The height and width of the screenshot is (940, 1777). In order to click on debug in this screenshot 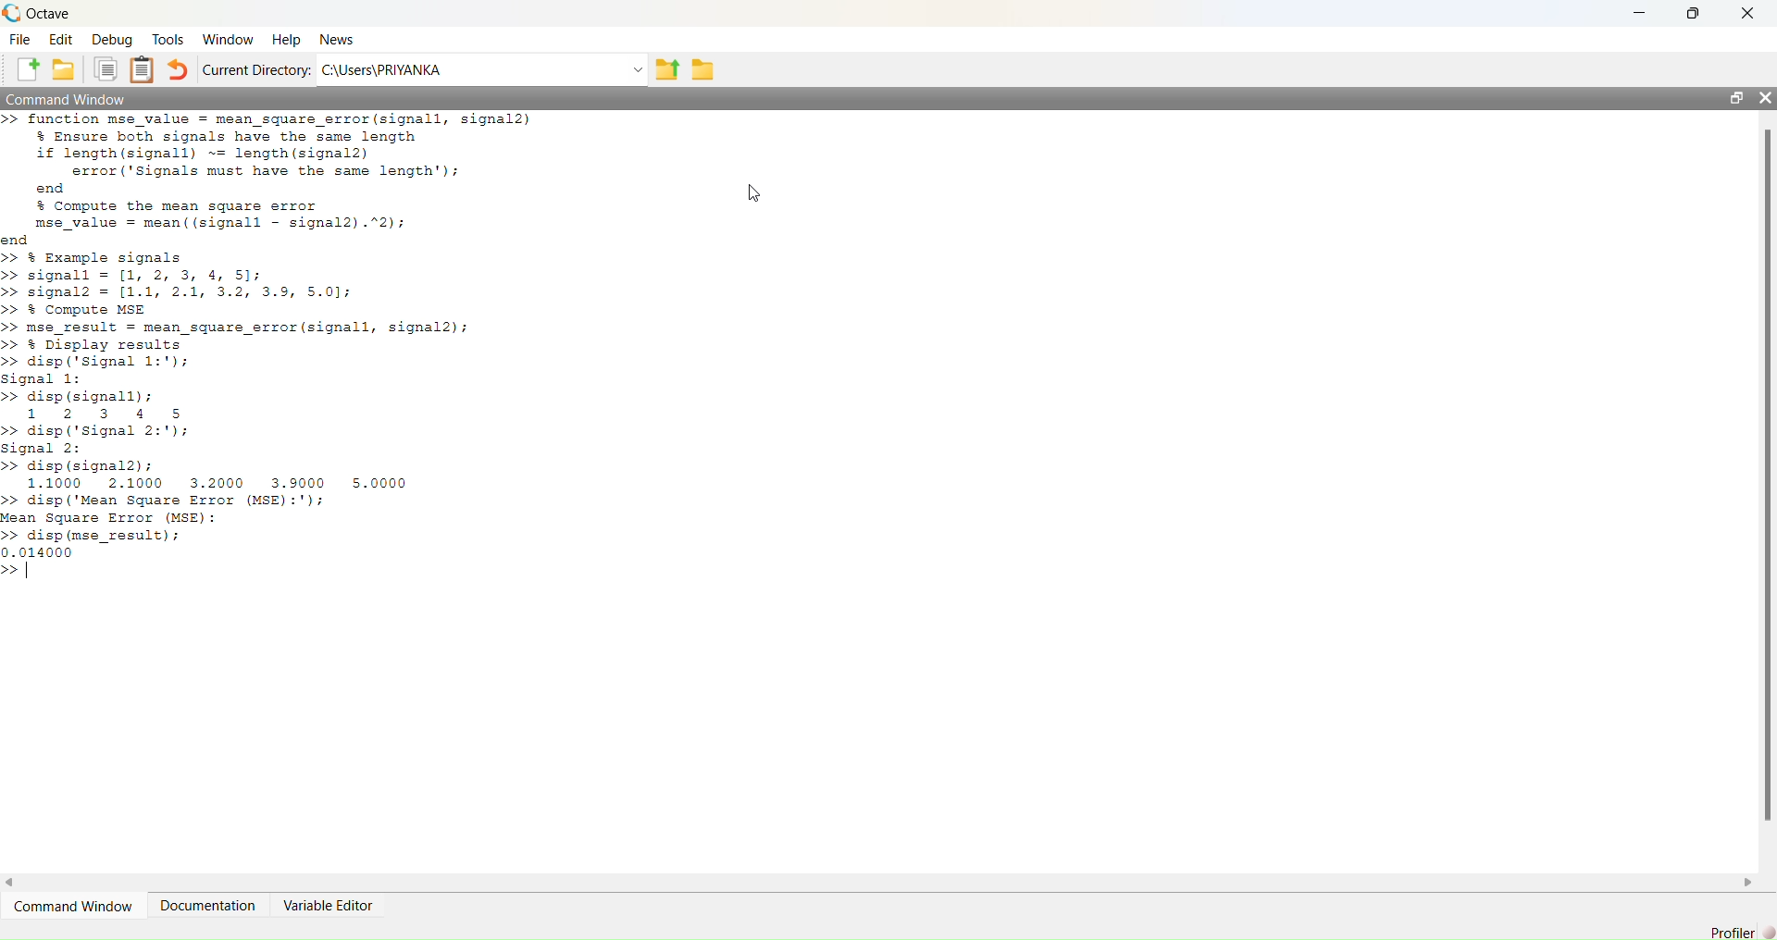, I will do `click(113, 41)`.